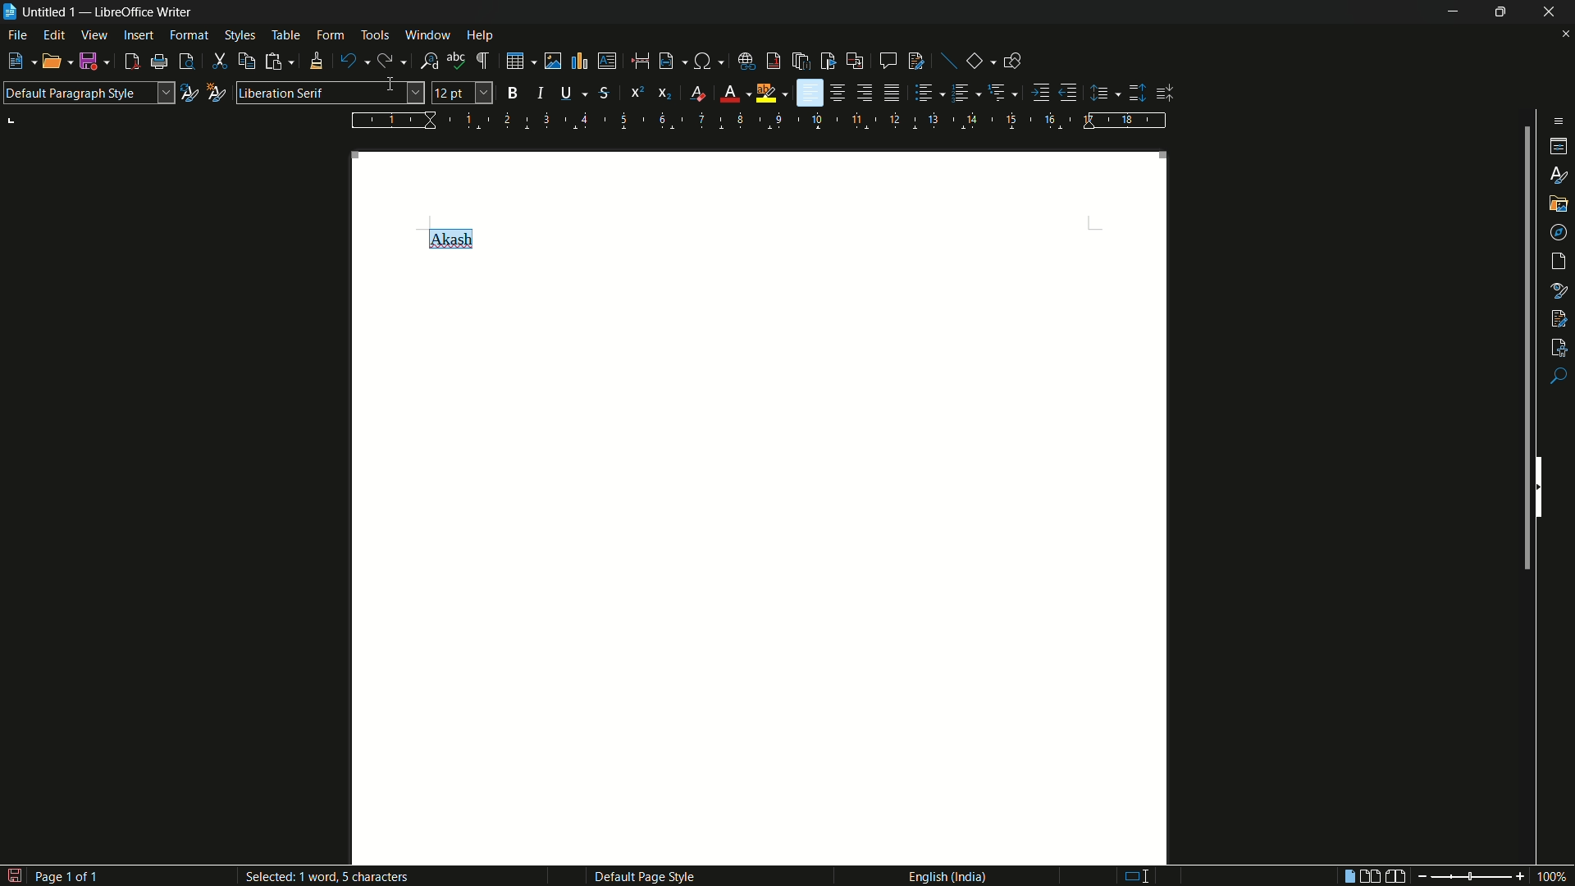 This screenshot has height=886, width=1575. What do you see at coordinates (1518, 876) in the screenshot?
I see `zoom in` at bounding box center [1518, 876].